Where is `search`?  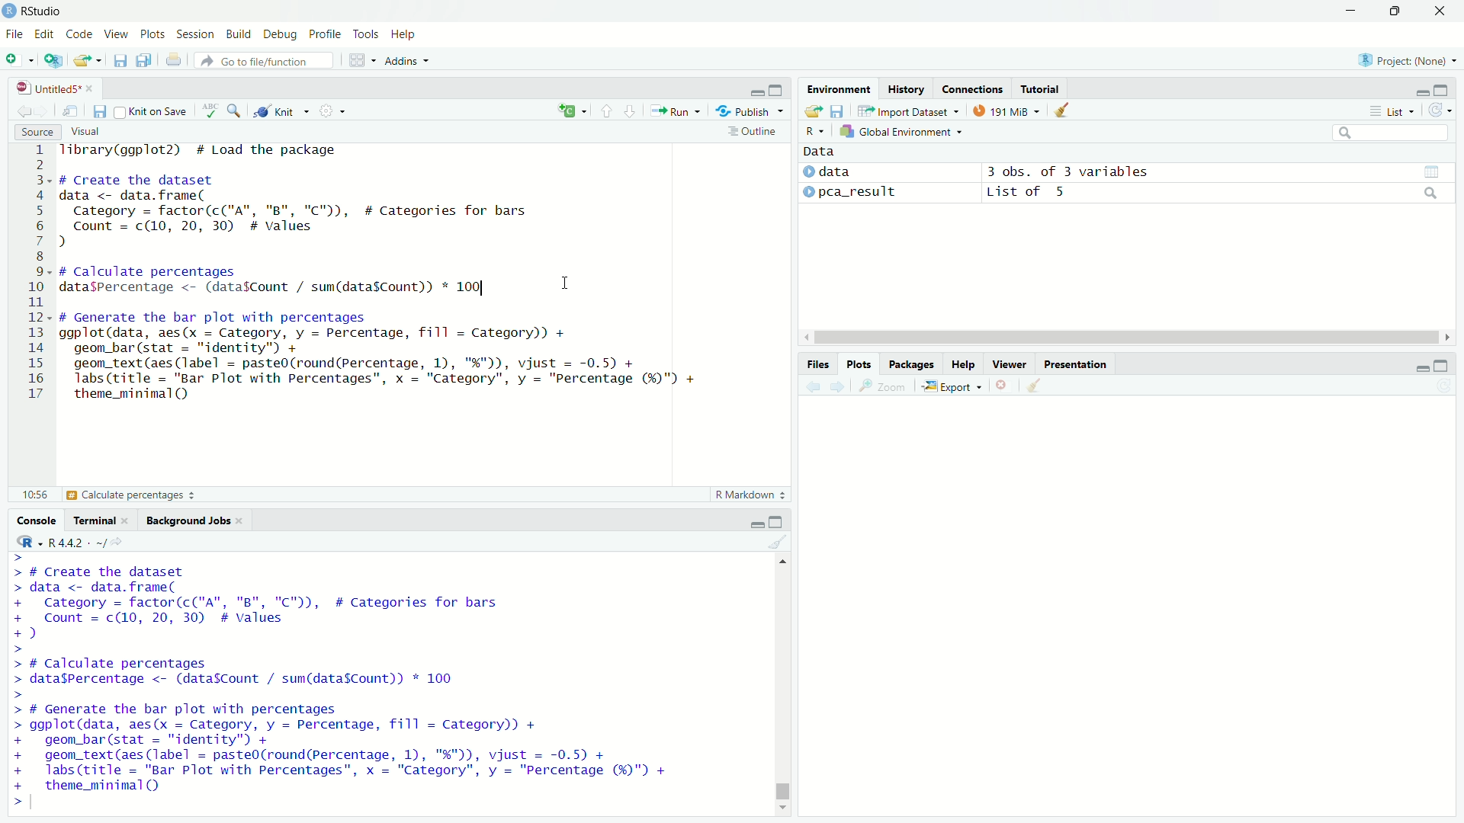
search is located at coordinates (1389, 132).